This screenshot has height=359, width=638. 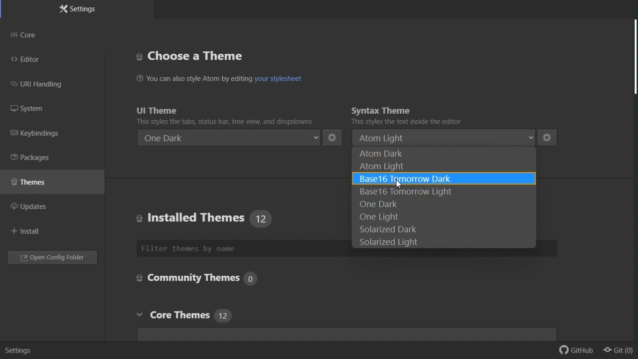 I want to click on settings, so click(x=550, y=139).